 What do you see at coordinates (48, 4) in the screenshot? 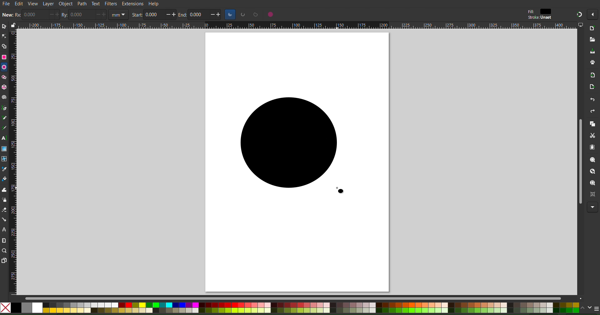
I see `Layer ` at bounding box center [48, 4].